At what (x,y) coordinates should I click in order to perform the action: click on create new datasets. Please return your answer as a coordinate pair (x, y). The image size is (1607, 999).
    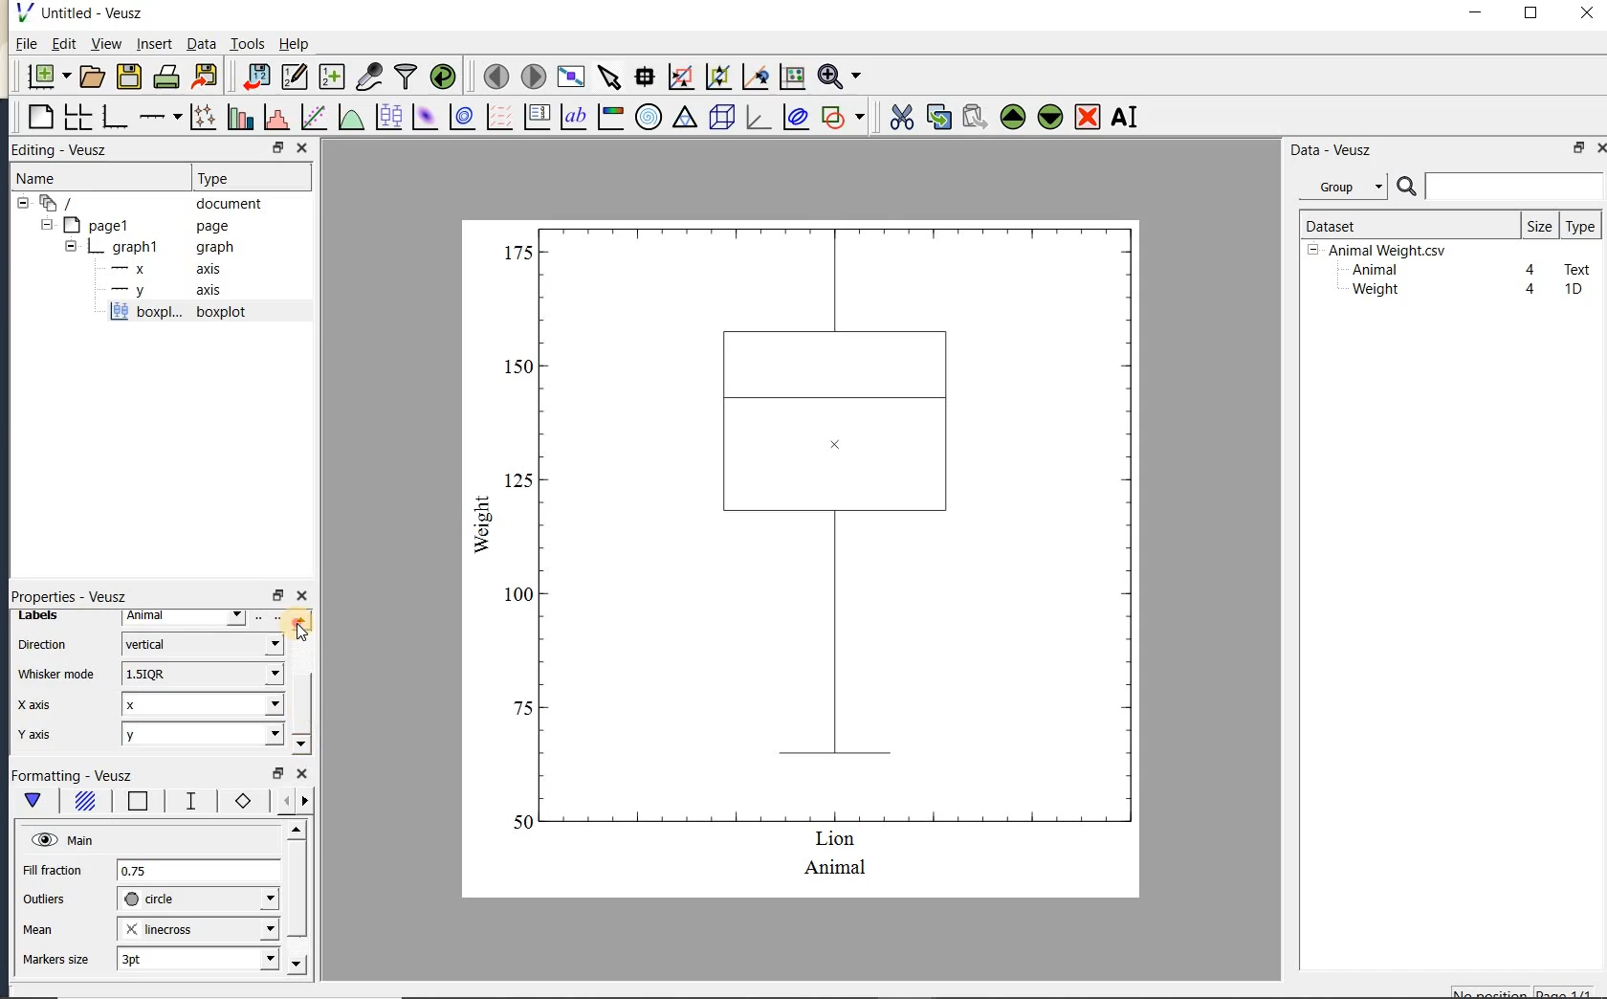
    Looking at the image, I should click on (332, 75).